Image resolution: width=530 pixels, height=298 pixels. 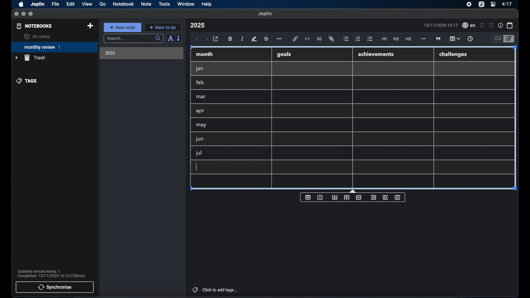 I want to click on jul, so click(x=198, y=153).